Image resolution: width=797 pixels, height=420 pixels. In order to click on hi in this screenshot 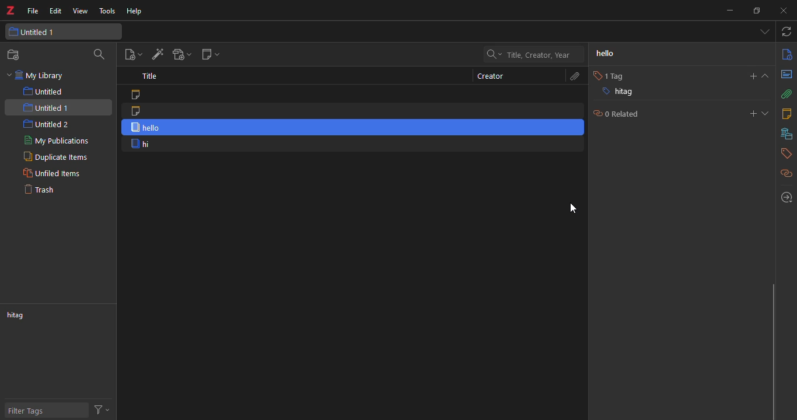, I will do `click(142, 144)`.